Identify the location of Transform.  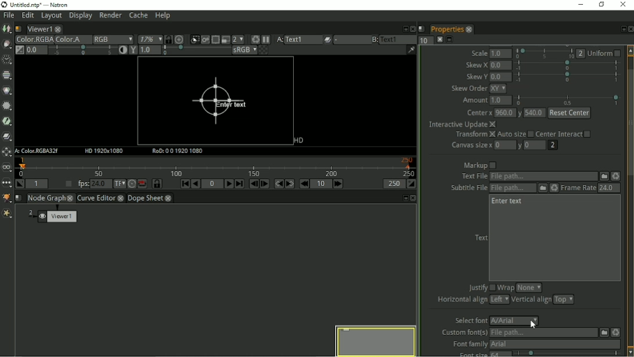
(6, 152).